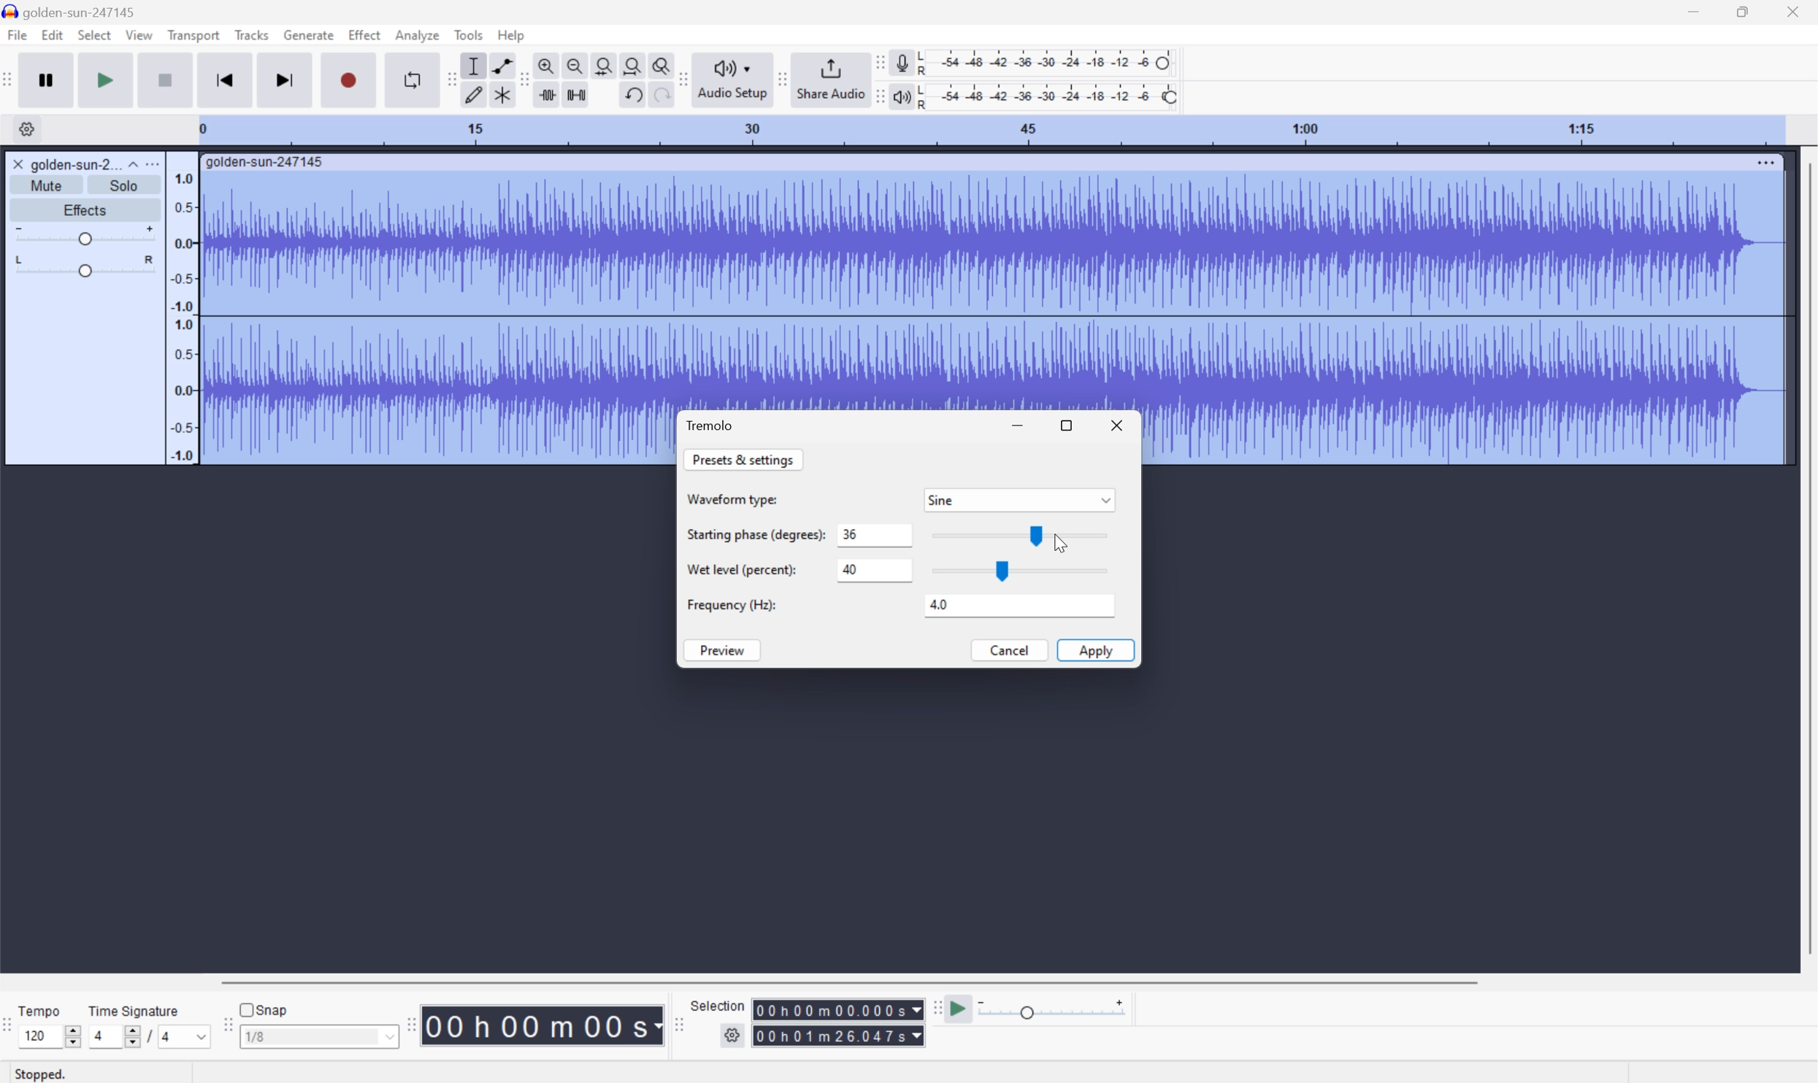  I want to click on Cancel, so click(1008, 652).